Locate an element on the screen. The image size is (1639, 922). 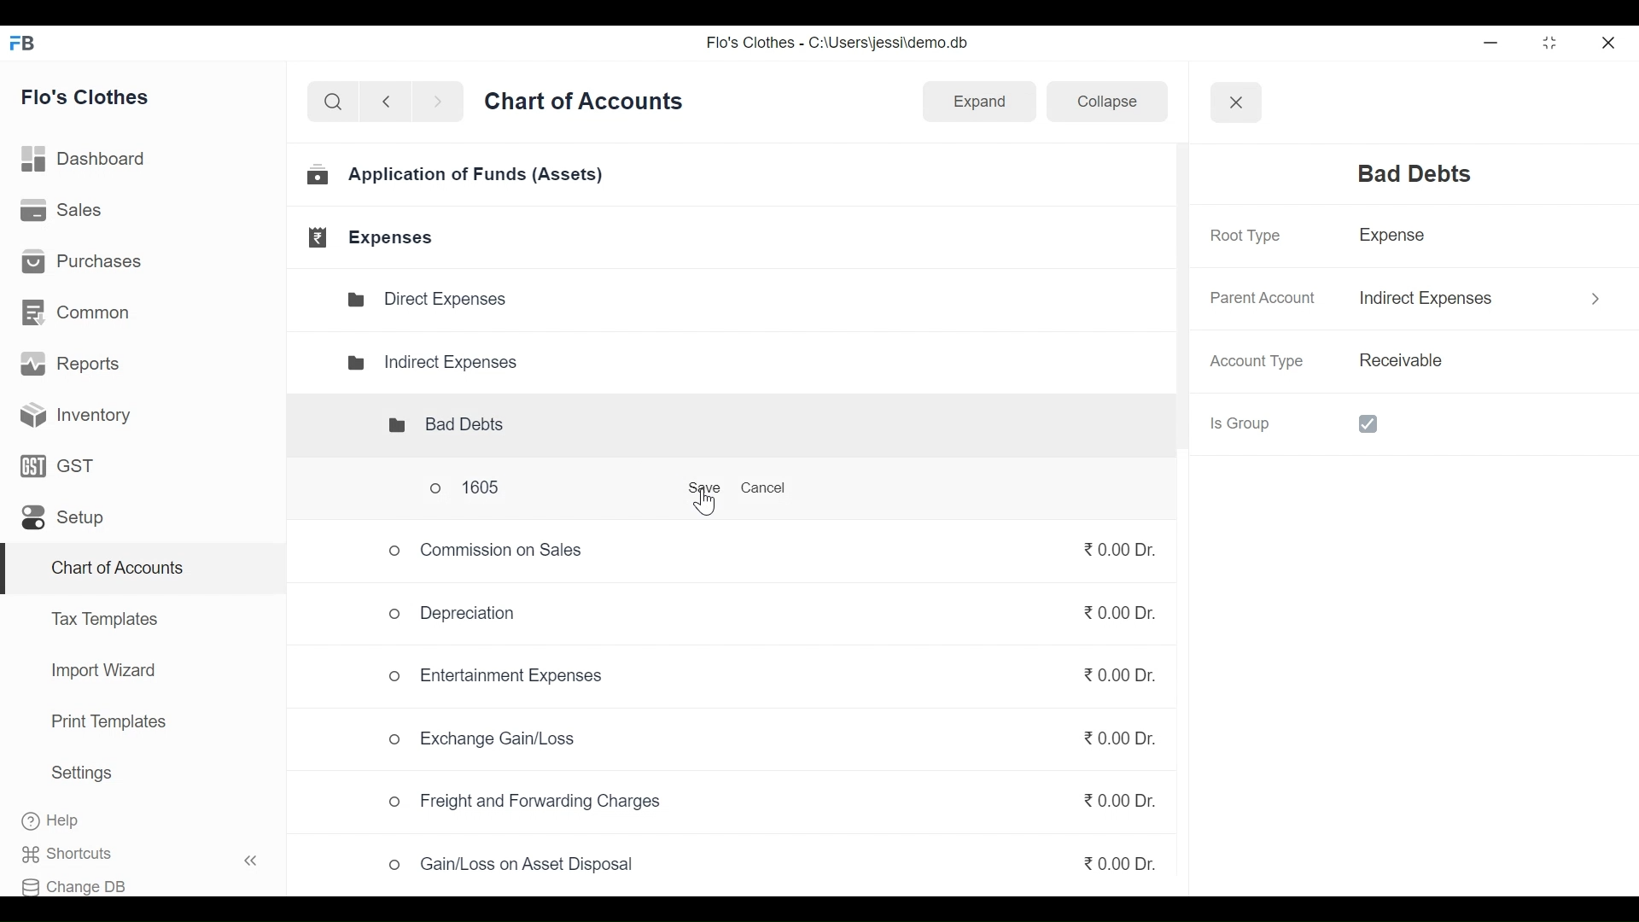
restore down is located at coordinates (1548, 44).